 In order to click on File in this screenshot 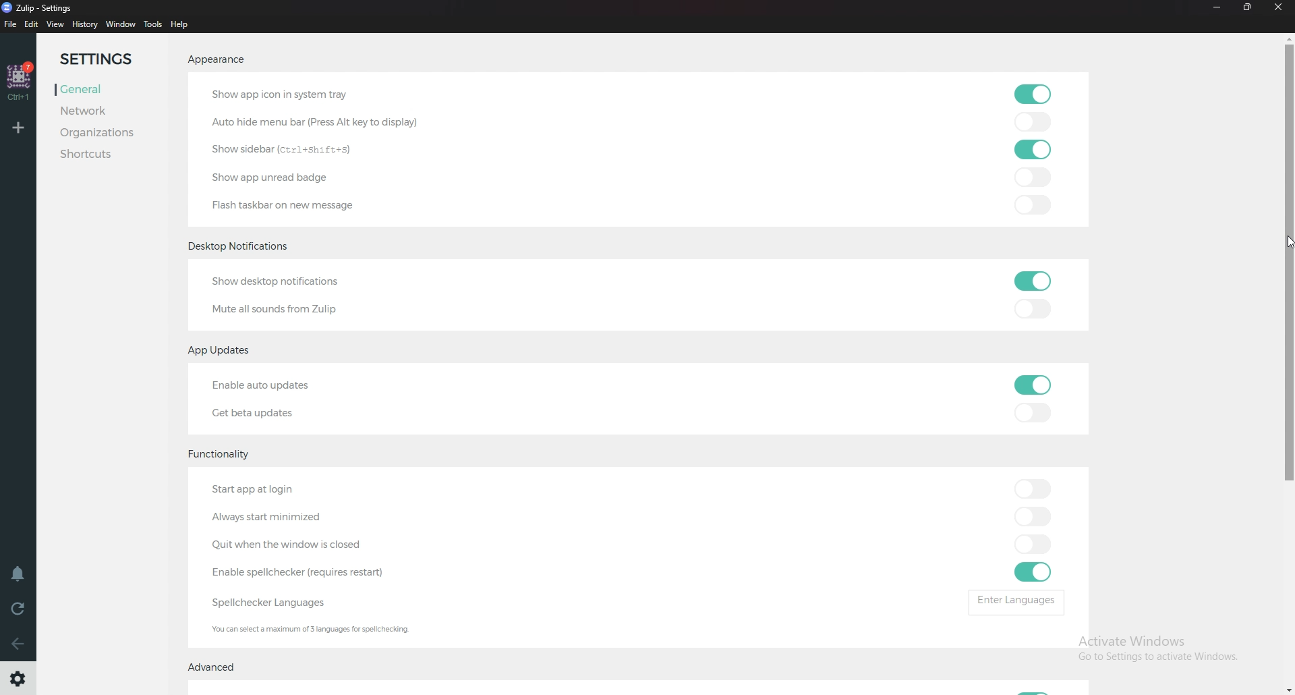, I will do `click(11, 25)`.